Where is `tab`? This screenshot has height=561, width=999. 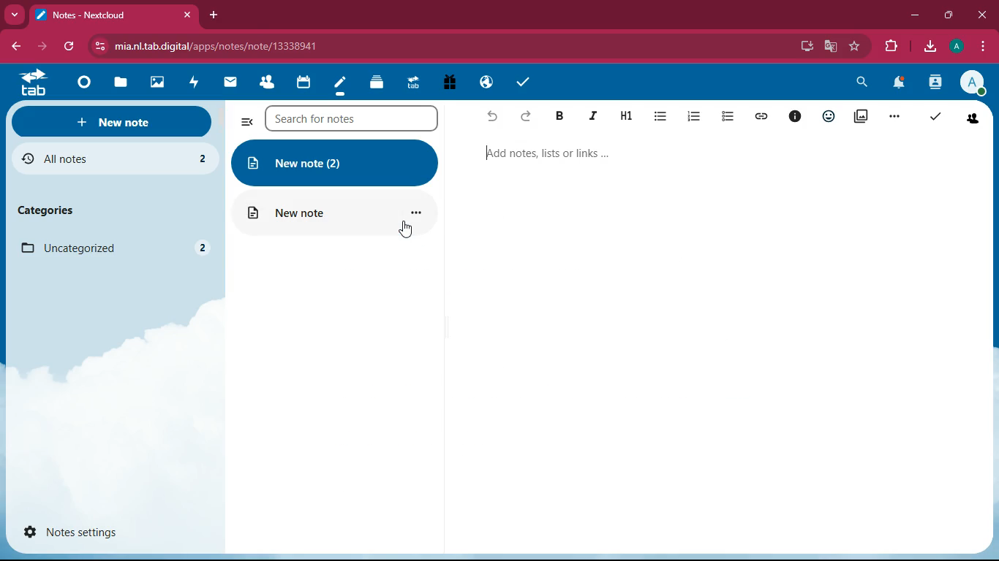 tab is located at coordinates (101, 15).